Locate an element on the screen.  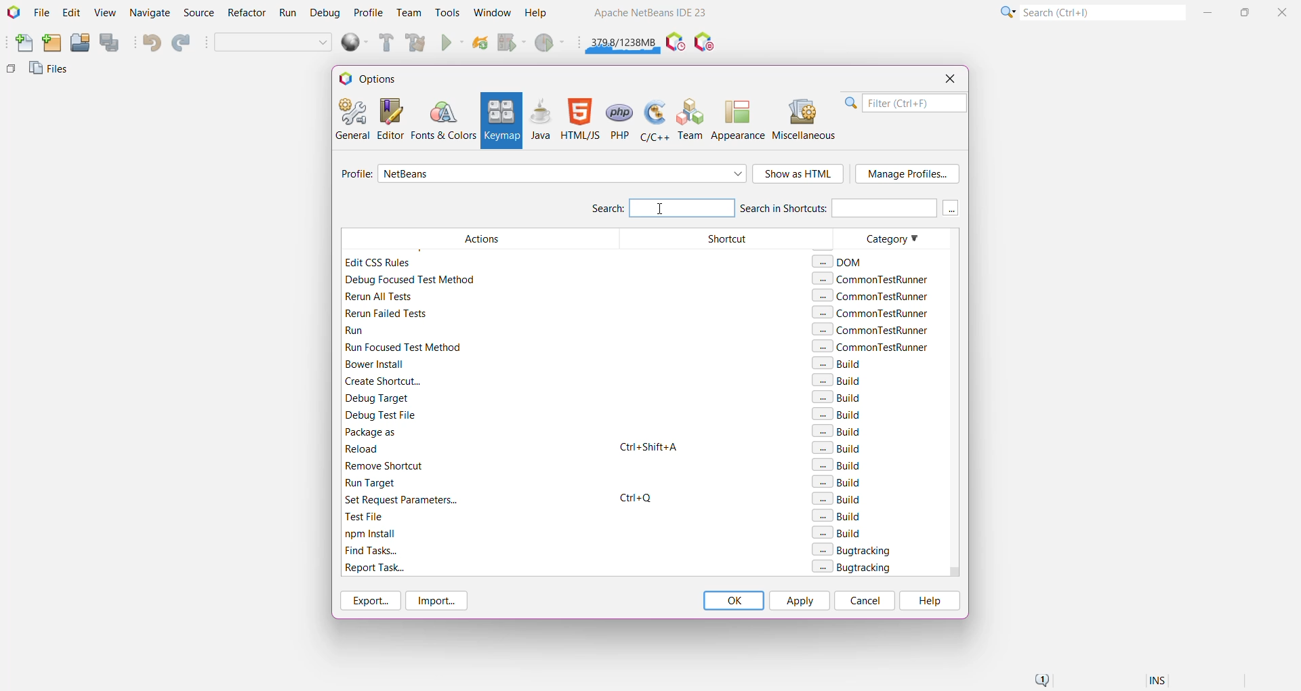
Edit is located at coordinates (71, 14).